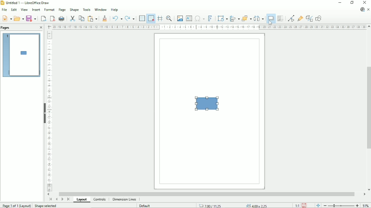 The width and height of the screenshot is (371, 208). What do you see at coordinates (50, 199) in the screenshot?
I see `First page` at bounding box center [50, 199].